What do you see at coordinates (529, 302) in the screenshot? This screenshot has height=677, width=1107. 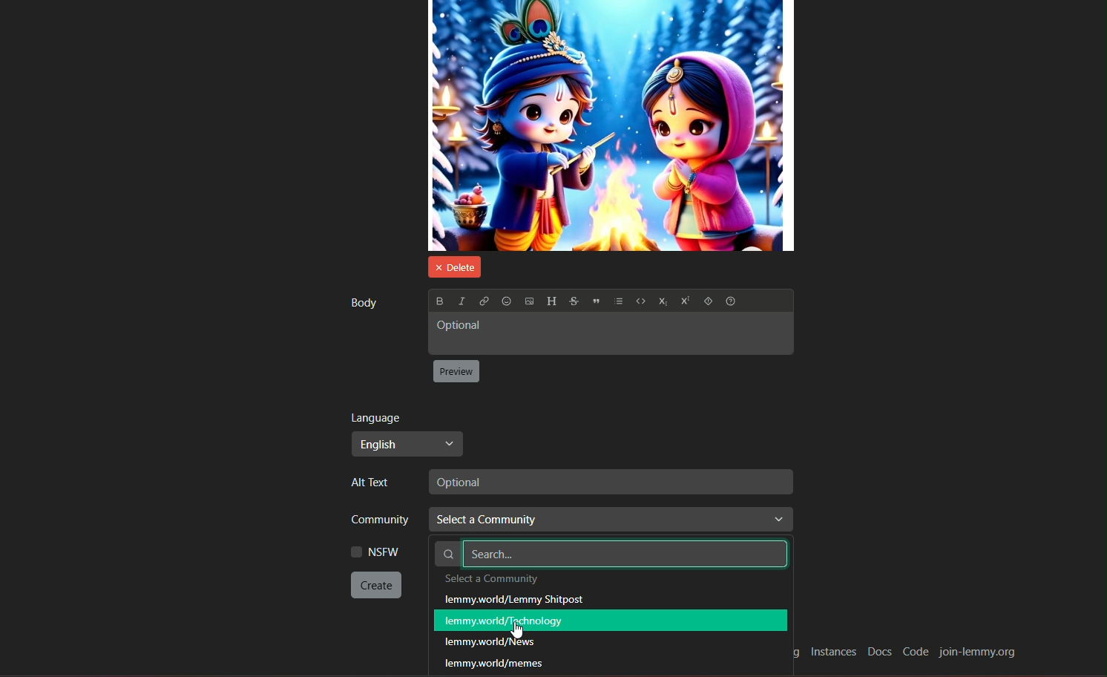 I see `upload image` at bounding box center [529, 302].